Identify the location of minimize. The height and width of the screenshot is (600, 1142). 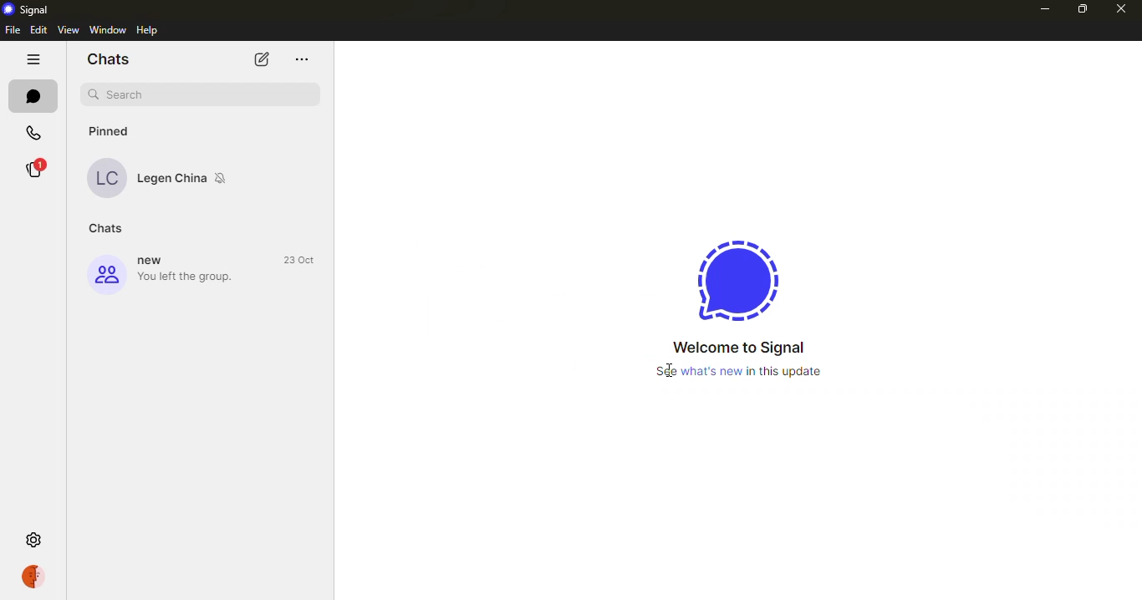
(1043, 8).